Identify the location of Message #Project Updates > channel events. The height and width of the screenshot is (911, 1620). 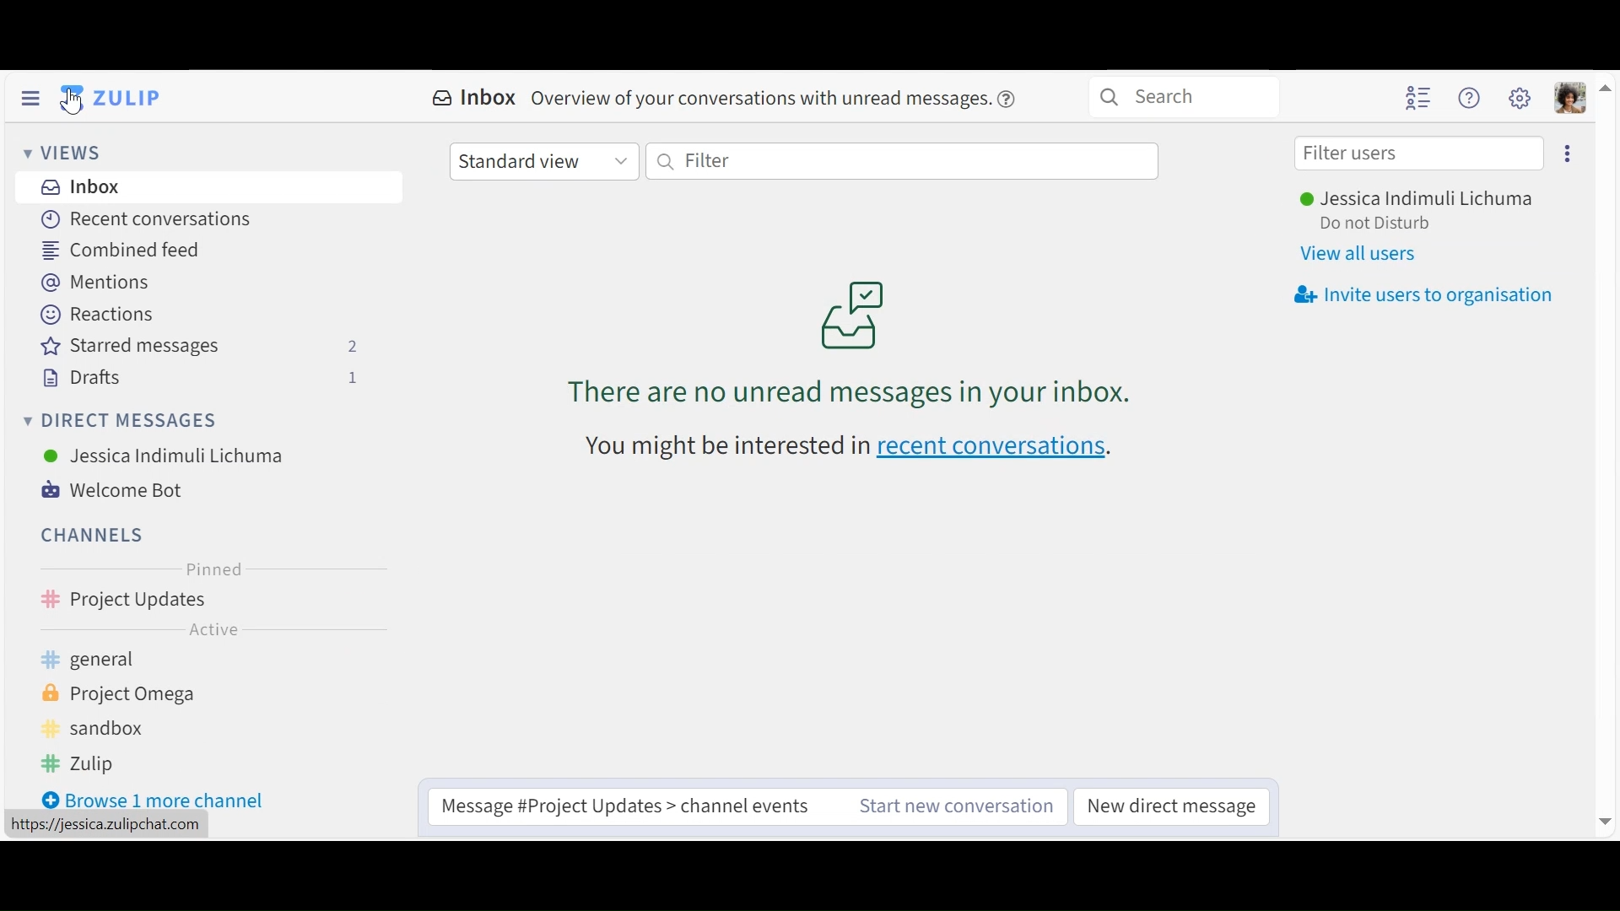
(626, 807).